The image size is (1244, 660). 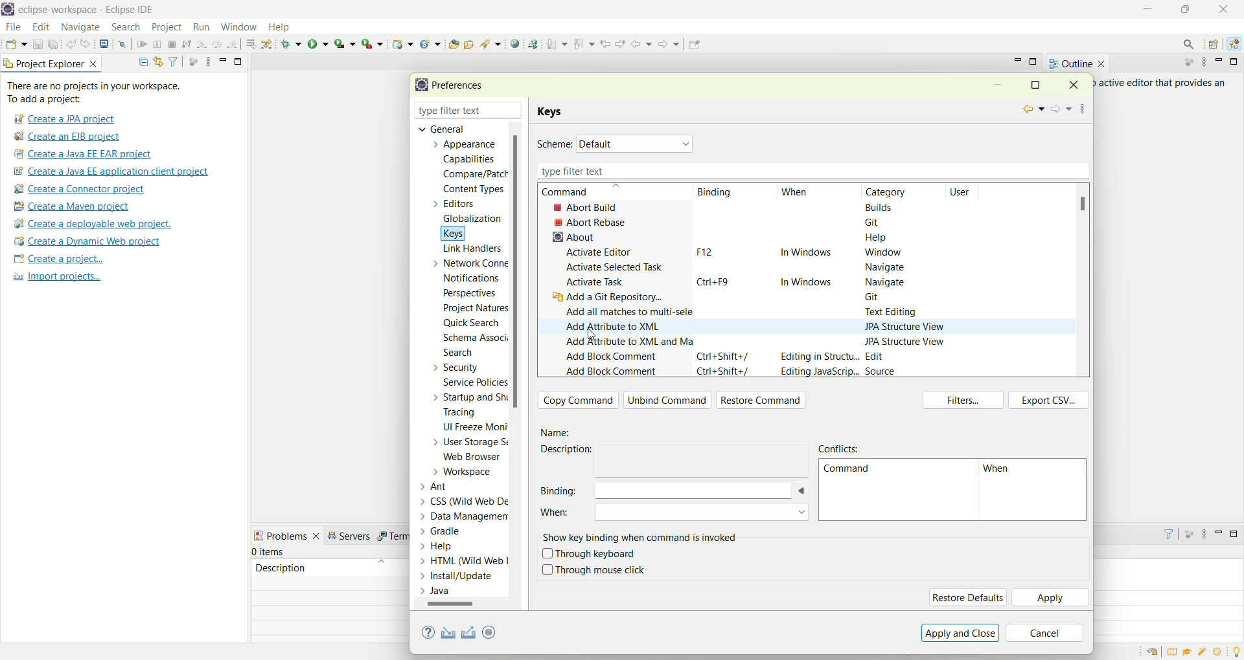 What do you see at coordinates (223, 60) in the screenshot?
I see `minimize` at bounding box center [223, 60].